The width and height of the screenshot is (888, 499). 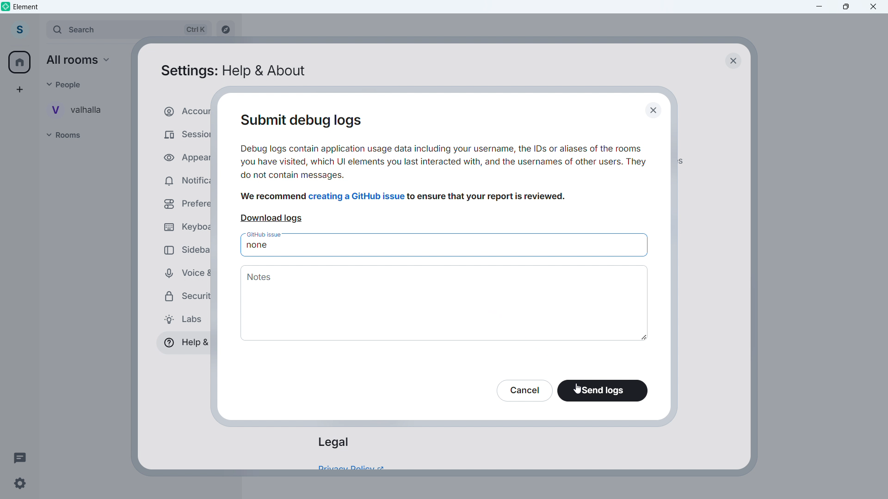 I want to click on Submit debug logs, so click(x=309, y=121).